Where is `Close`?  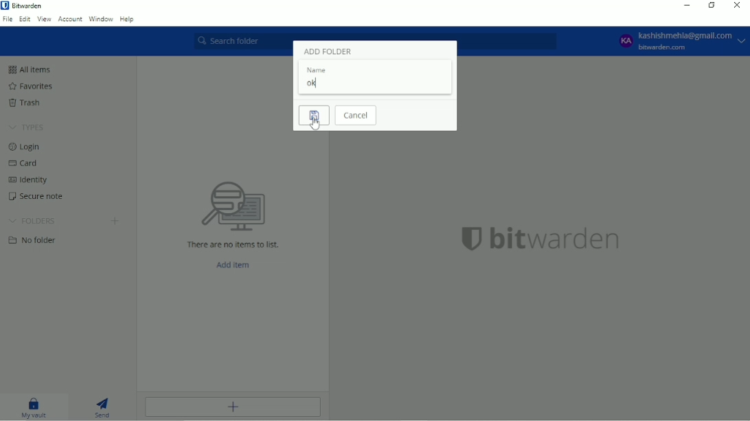
Close is located at coordinates (737, 5).